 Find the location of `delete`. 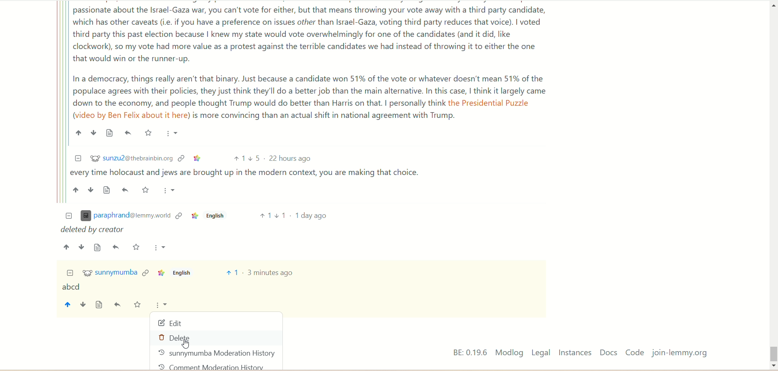

delete is located at coordinates (178, 339).